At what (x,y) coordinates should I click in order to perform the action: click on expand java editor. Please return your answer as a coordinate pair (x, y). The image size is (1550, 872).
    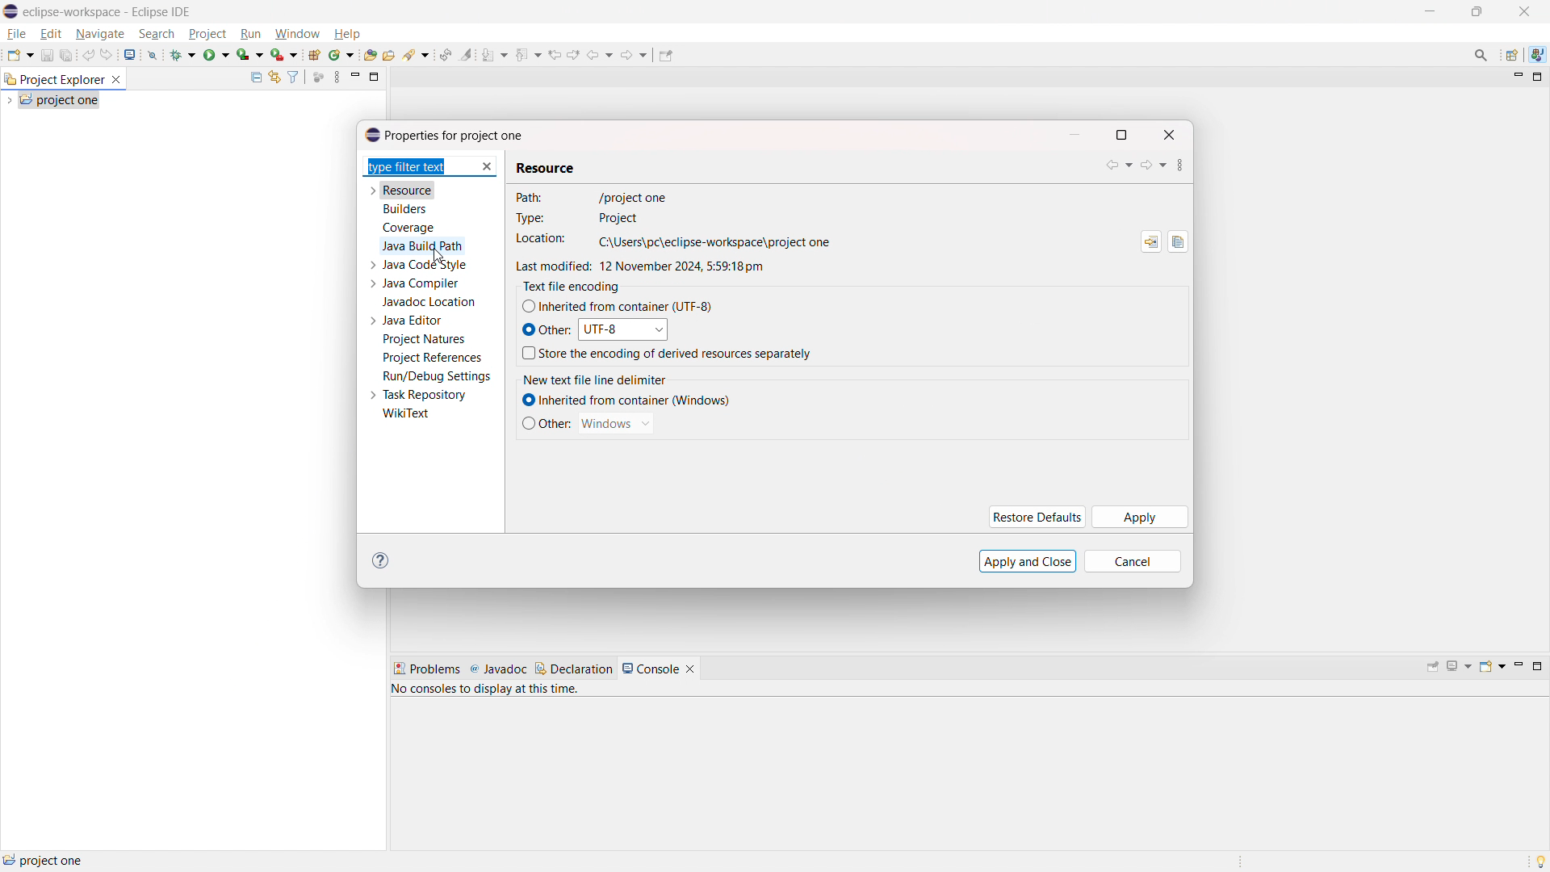
    Looking at the image, I should click on (373, 321).